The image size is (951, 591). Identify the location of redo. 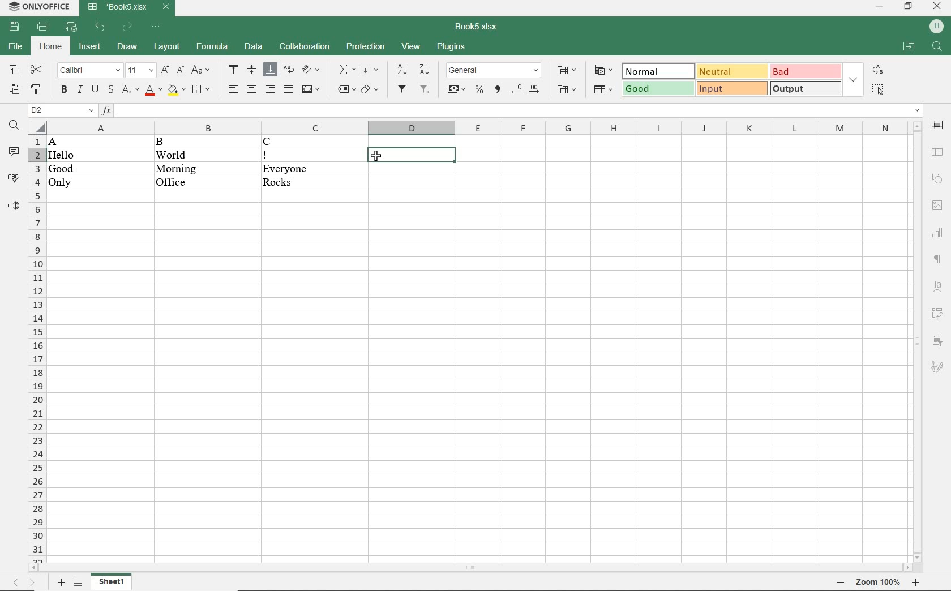
(127, 28).